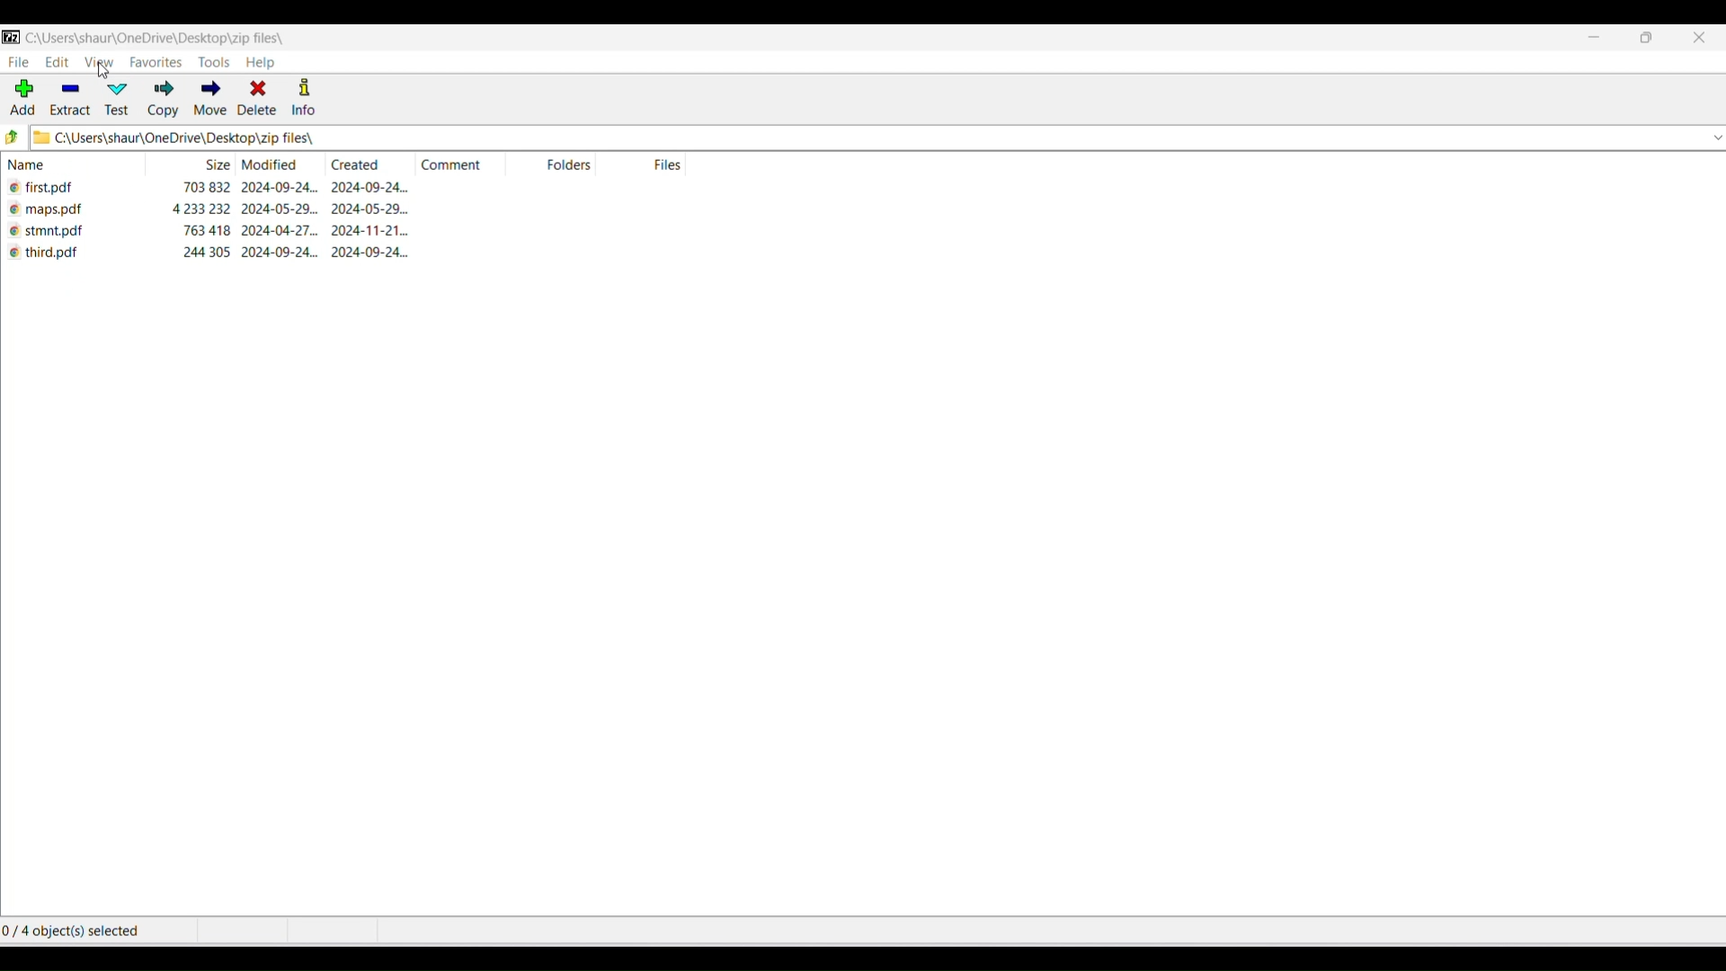 This screenshot has height=971, width=1726. I want to click on modification date, so click(277, 165).